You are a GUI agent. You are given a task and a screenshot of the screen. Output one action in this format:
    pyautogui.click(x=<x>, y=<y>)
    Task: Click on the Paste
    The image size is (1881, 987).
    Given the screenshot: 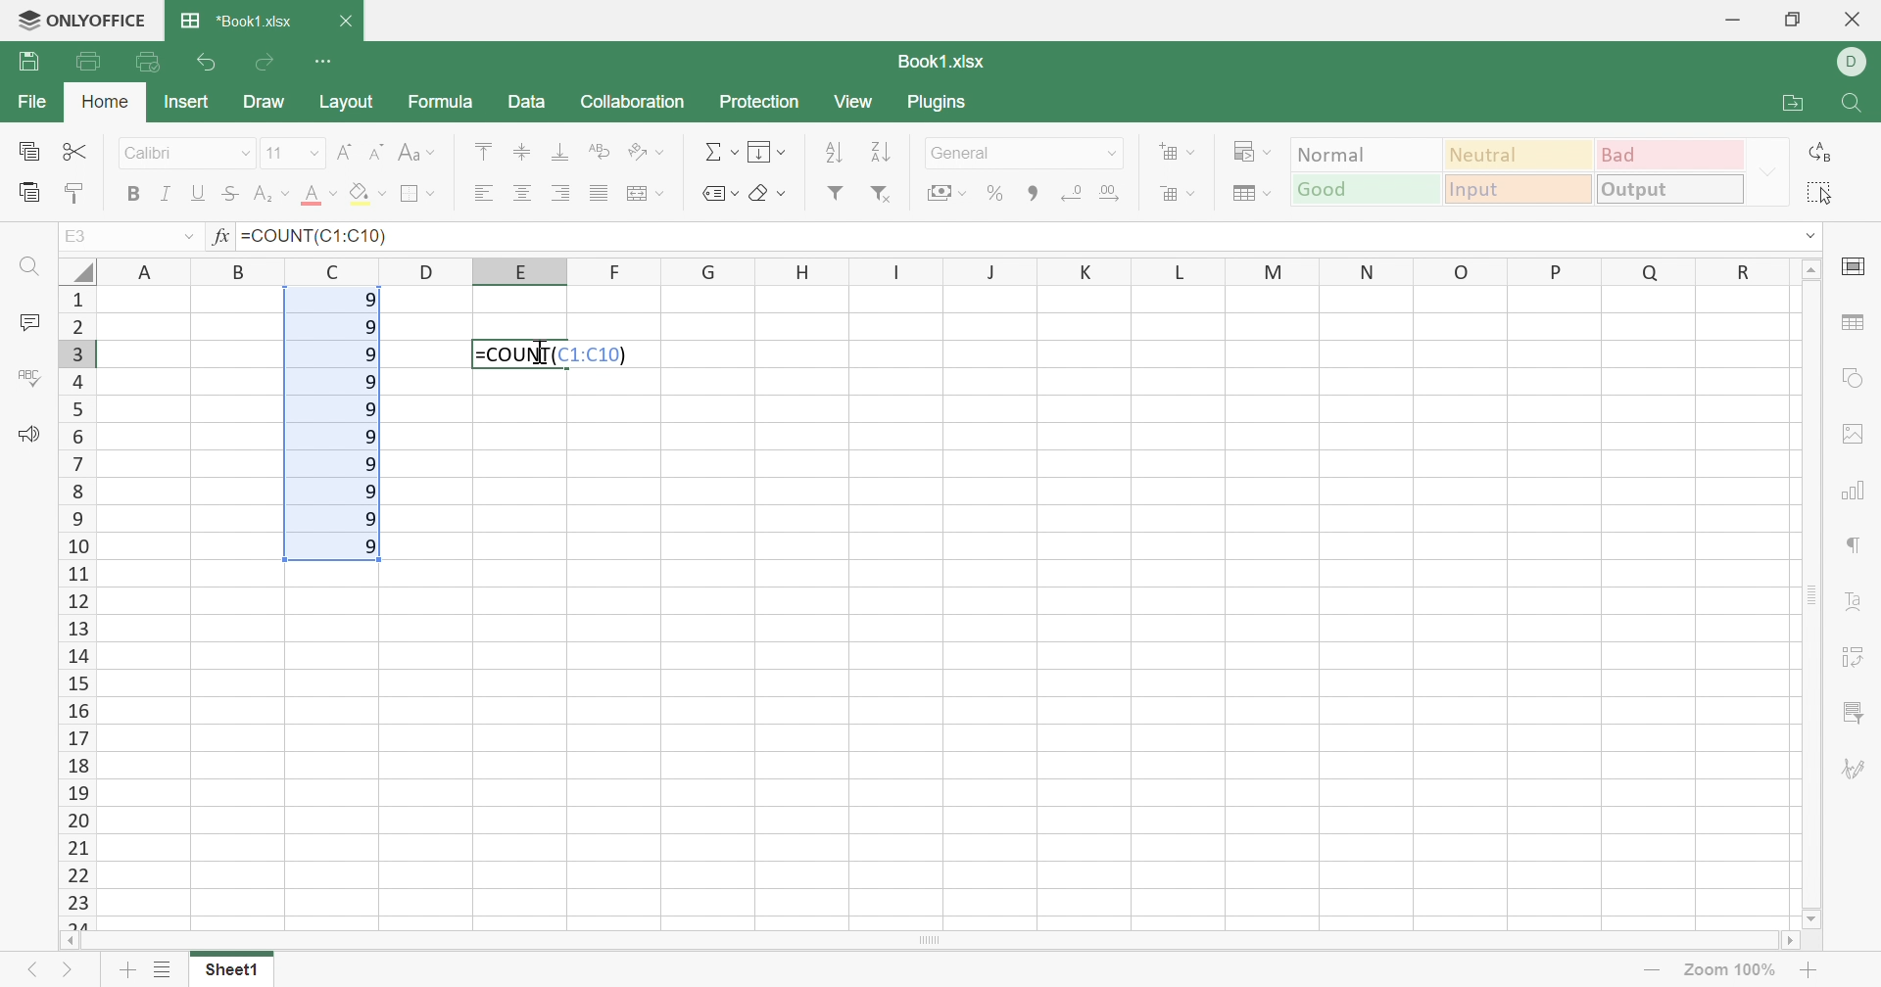 What is the action you would take?
    pyautogui.click(x=28, y=193)
    